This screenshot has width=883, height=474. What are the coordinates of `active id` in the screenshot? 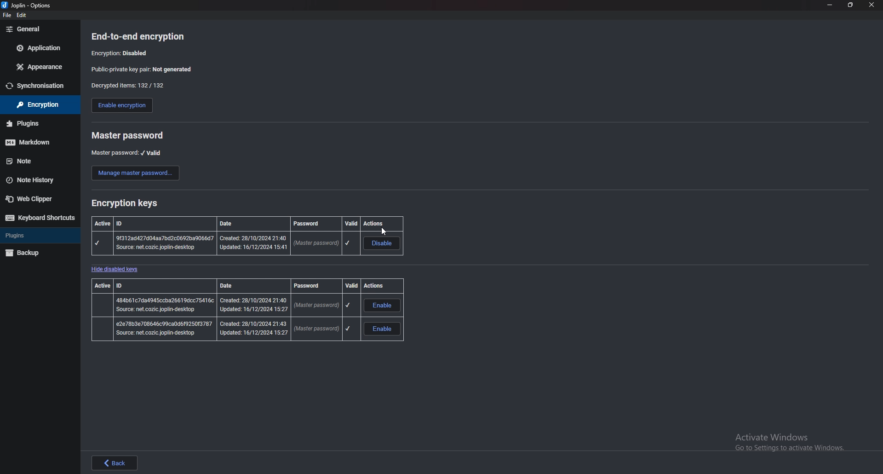 It's located at (101, 286).